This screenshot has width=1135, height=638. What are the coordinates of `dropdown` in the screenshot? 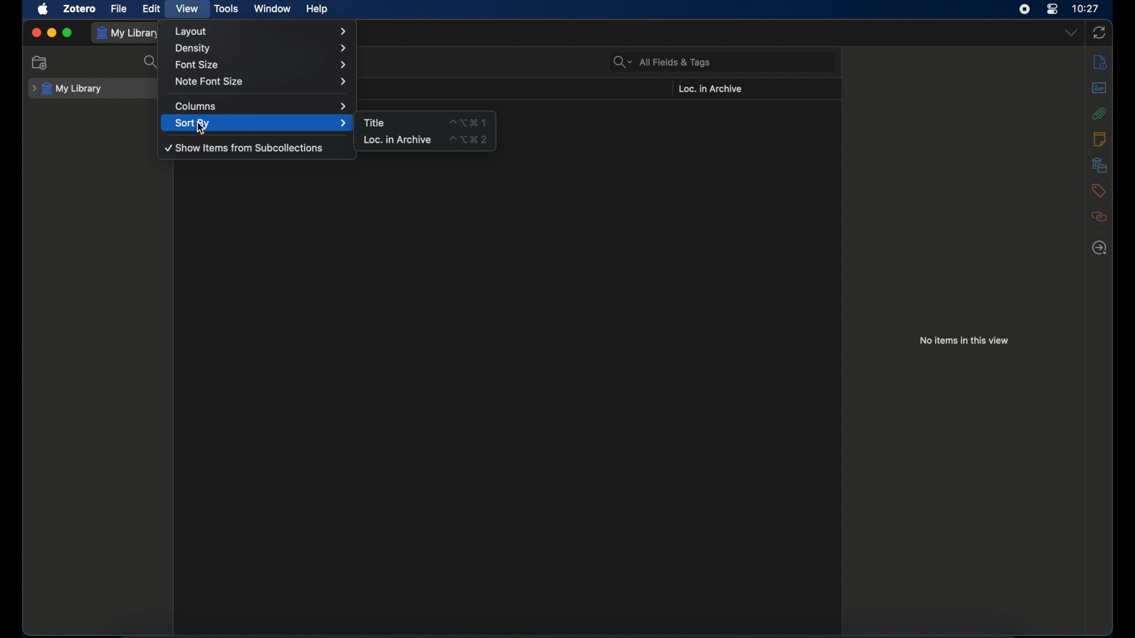 It's located at (1072, 33).